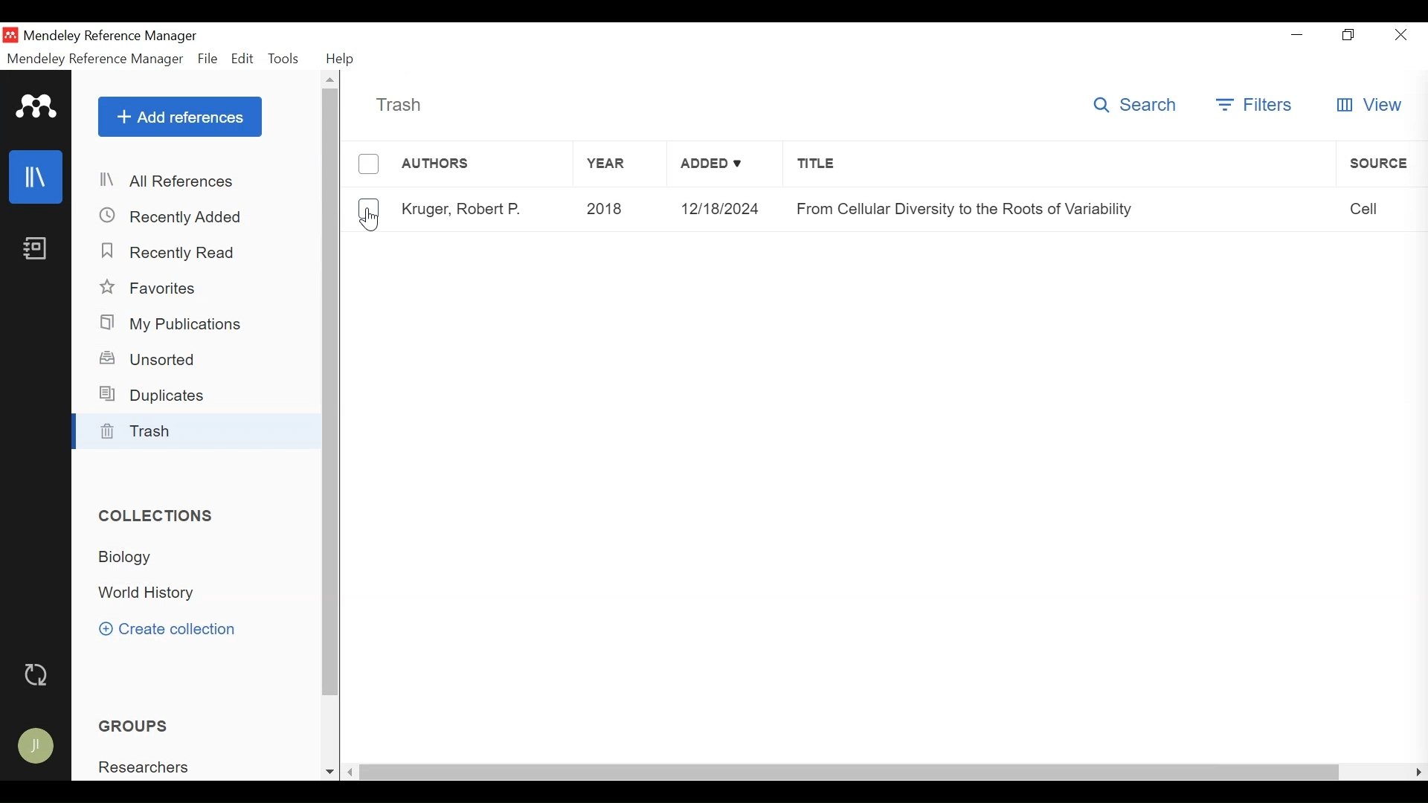  Describe the element at coordinates (151, 767) in the screenshot. I see `Researchers` at that location.